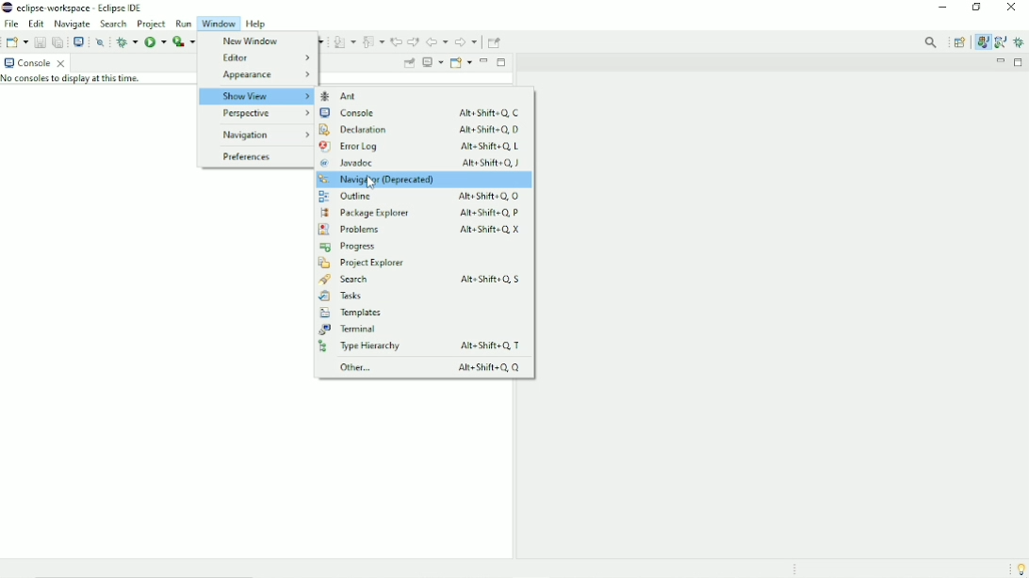 The width and height of the screenshot is (1029, 578). I want to click on Preferences, so click(245, 158).